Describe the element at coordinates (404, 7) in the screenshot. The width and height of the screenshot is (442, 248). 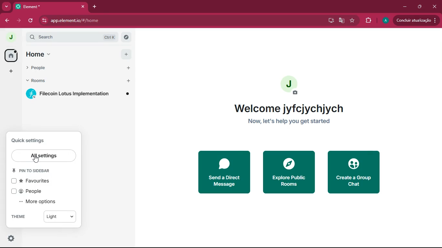
I see `minimize` at that location.